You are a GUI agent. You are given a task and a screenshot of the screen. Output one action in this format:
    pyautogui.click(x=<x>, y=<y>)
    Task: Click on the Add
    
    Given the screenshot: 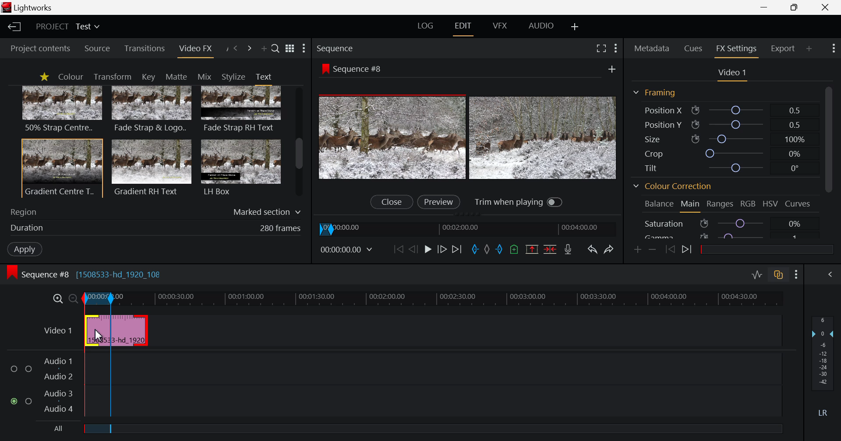 What is the action you would take?
    pyautogui.click(x=609, y=68)
    